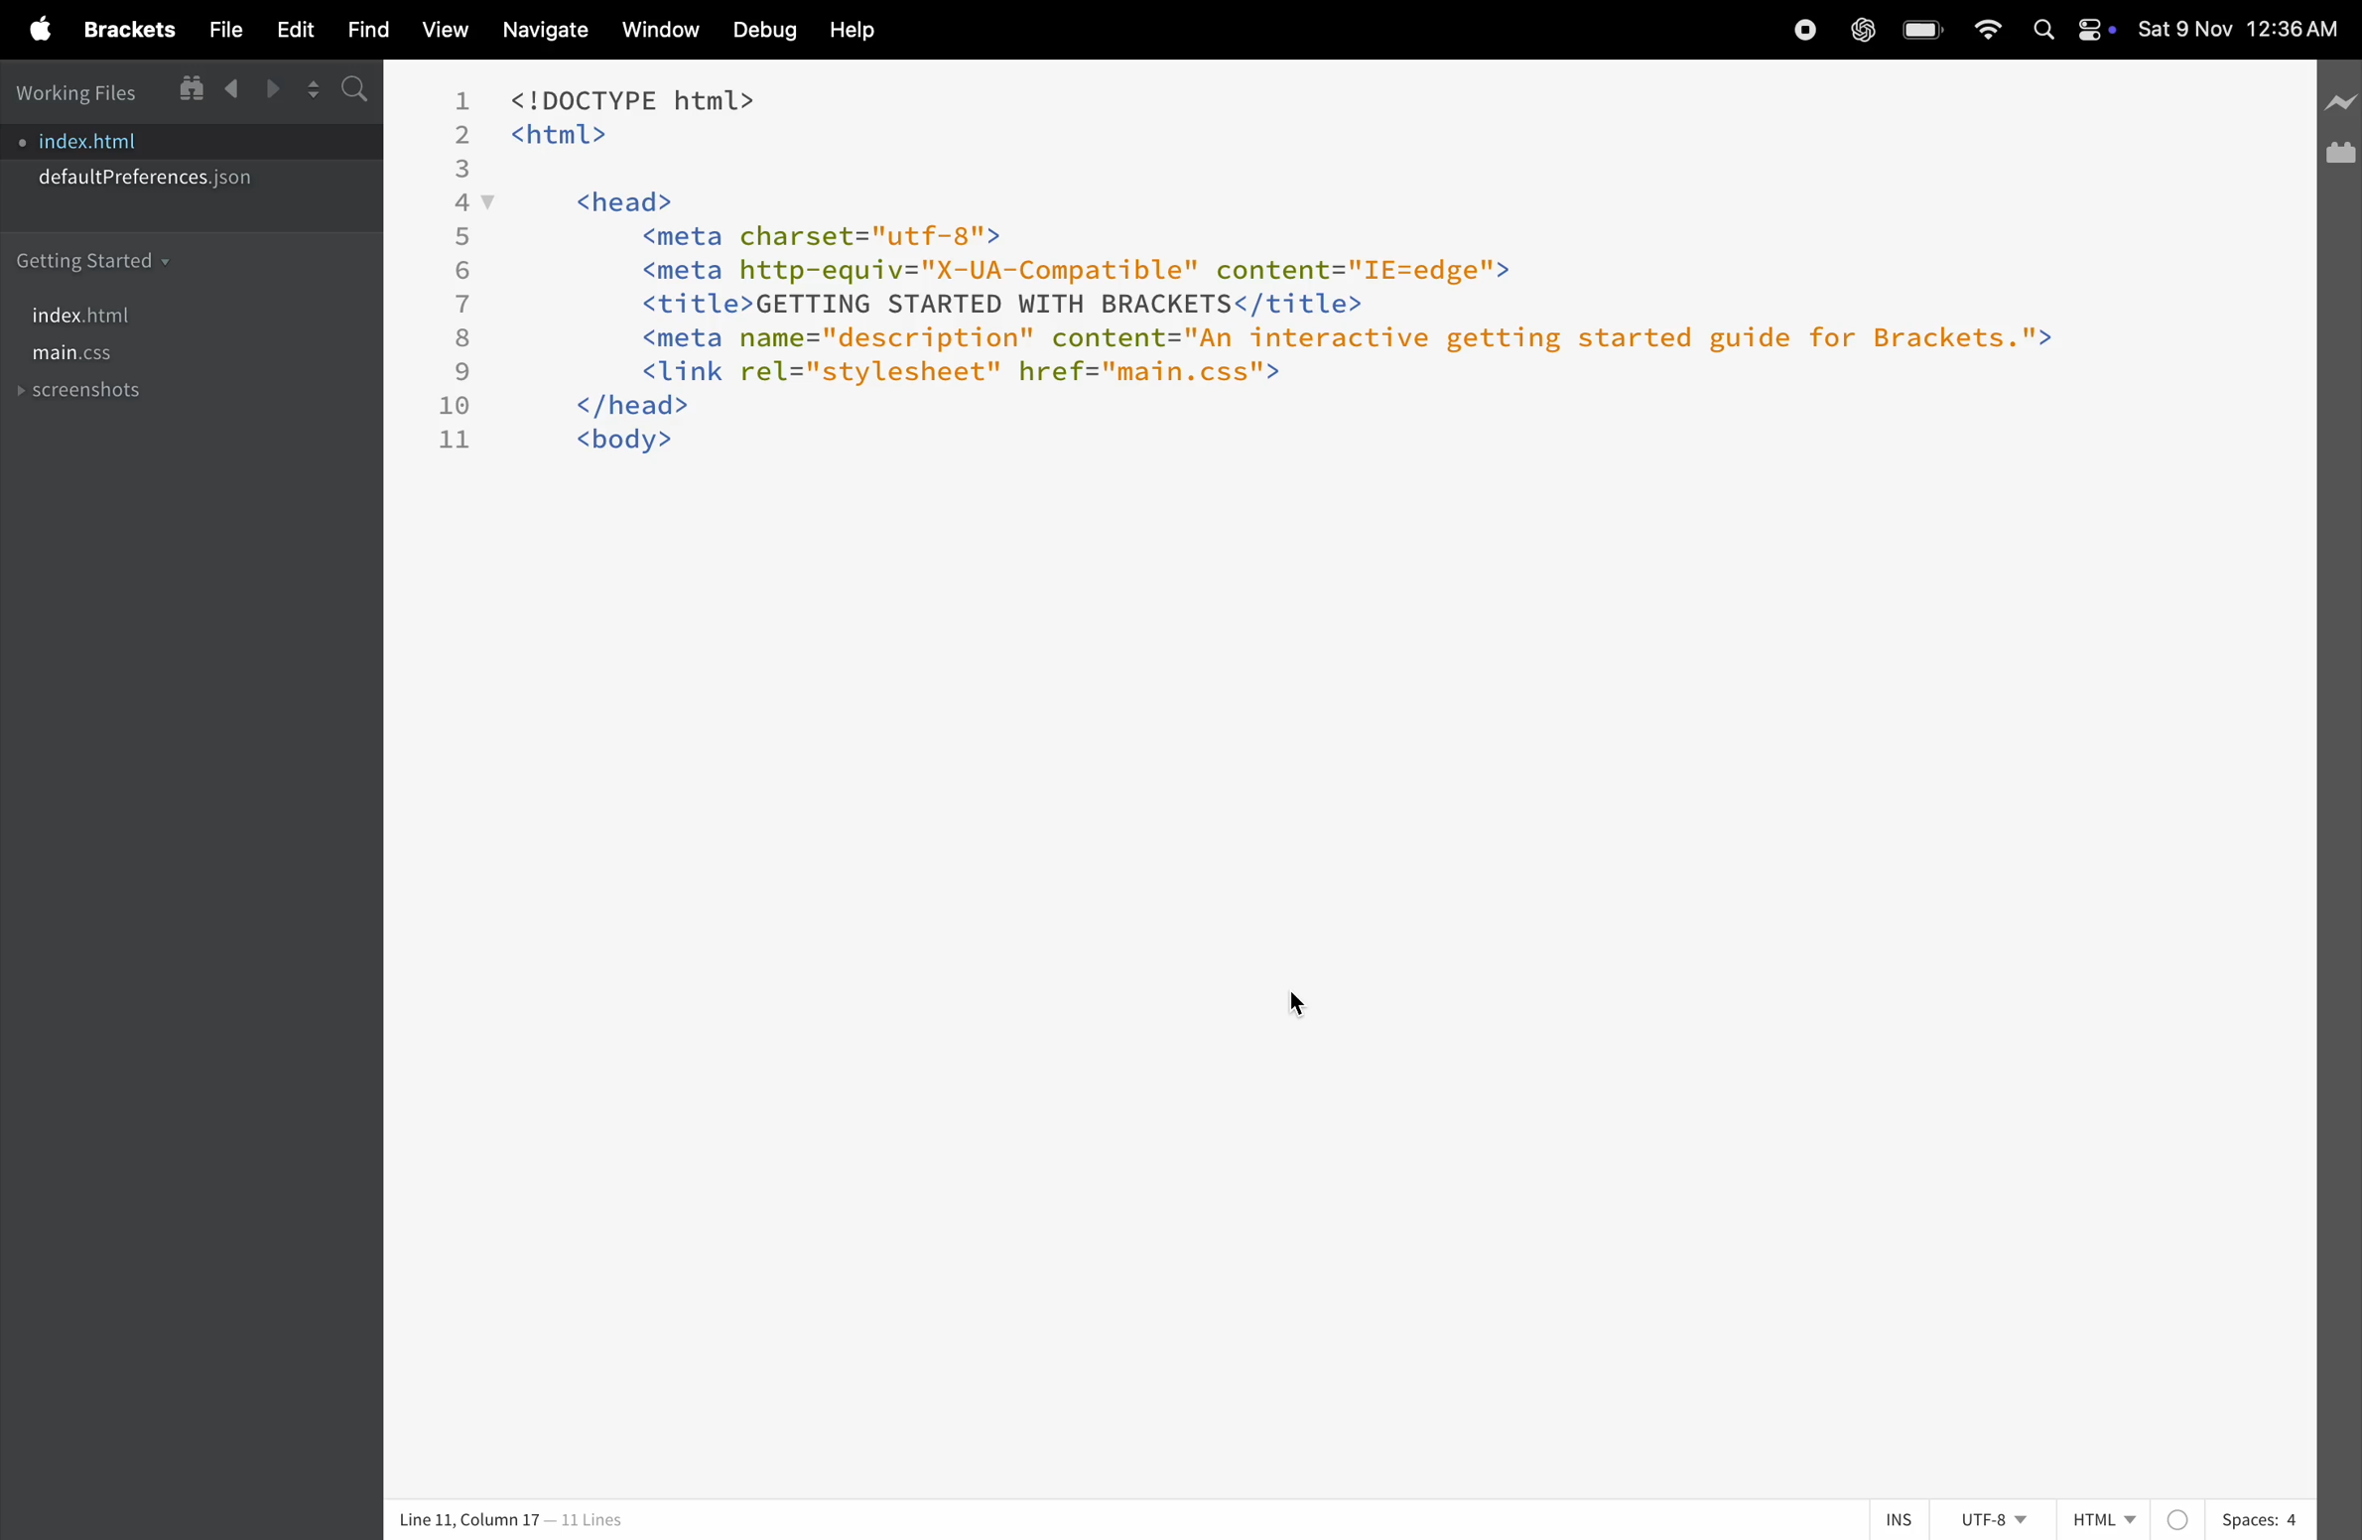 The image size is (2362, 1540). What do you see at coordinates (156, 177) in the screenshot?
I see `default preferences` at bounding box center [156, 177].